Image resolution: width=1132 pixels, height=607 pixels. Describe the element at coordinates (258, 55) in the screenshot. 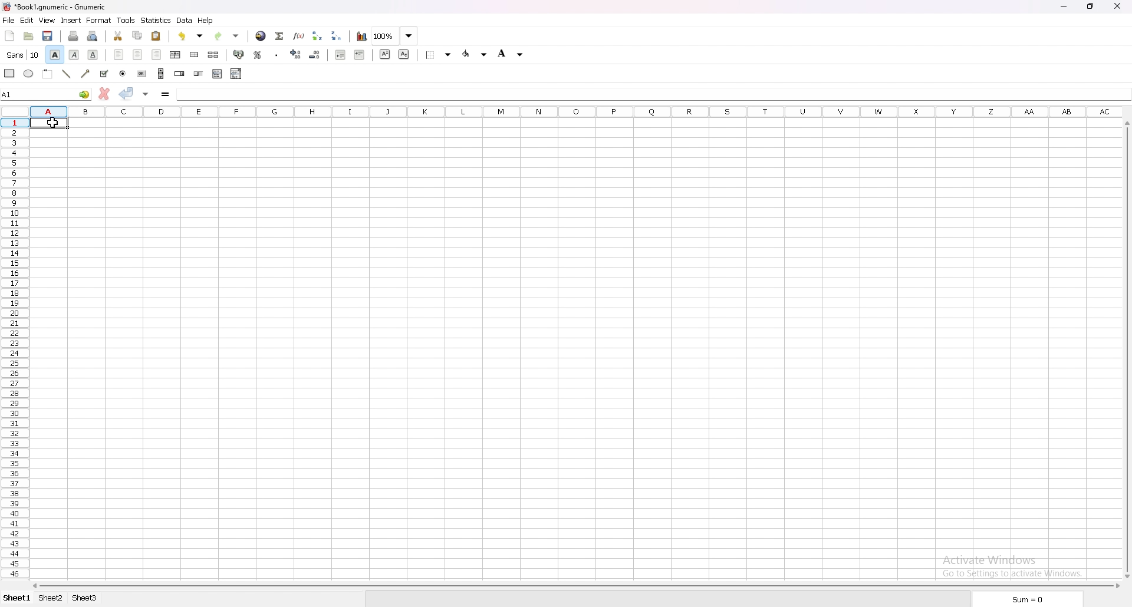

I see `percentage` at that location.